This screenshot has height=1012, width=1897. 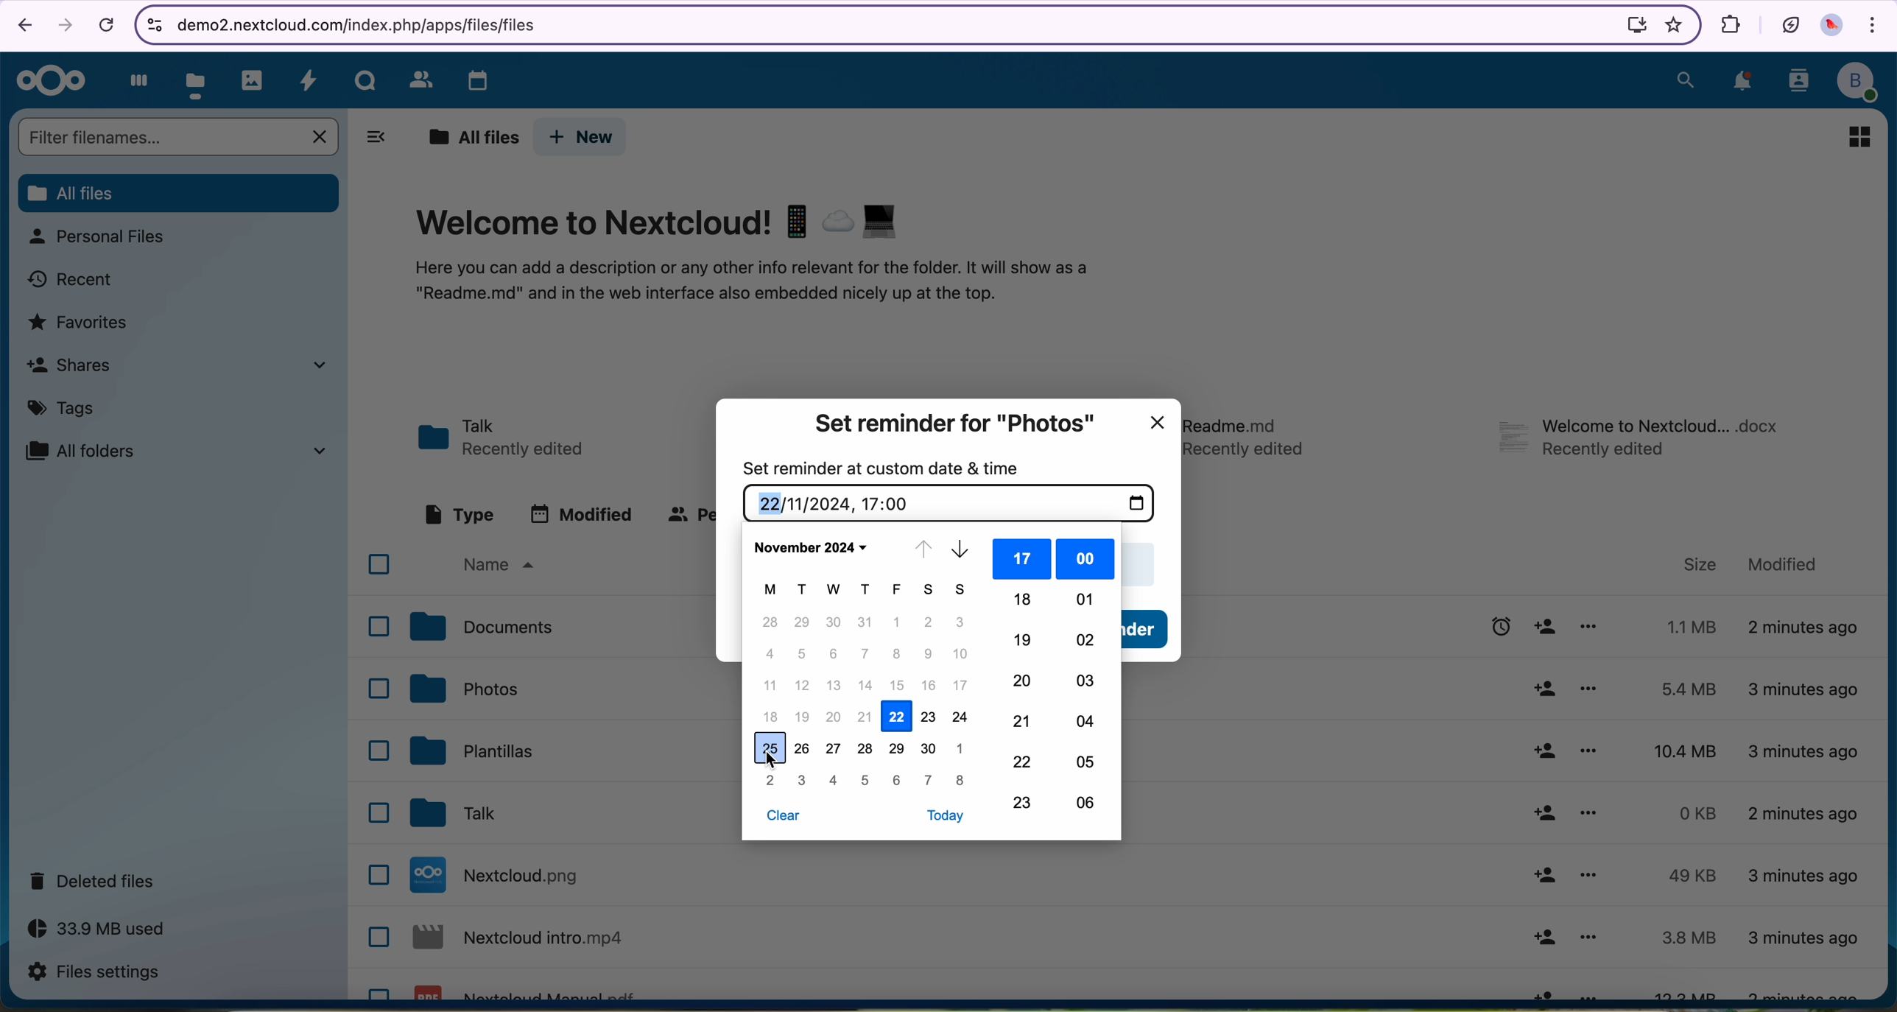 I want to click on 2 minutes ago, so click(x=1806, y=750).